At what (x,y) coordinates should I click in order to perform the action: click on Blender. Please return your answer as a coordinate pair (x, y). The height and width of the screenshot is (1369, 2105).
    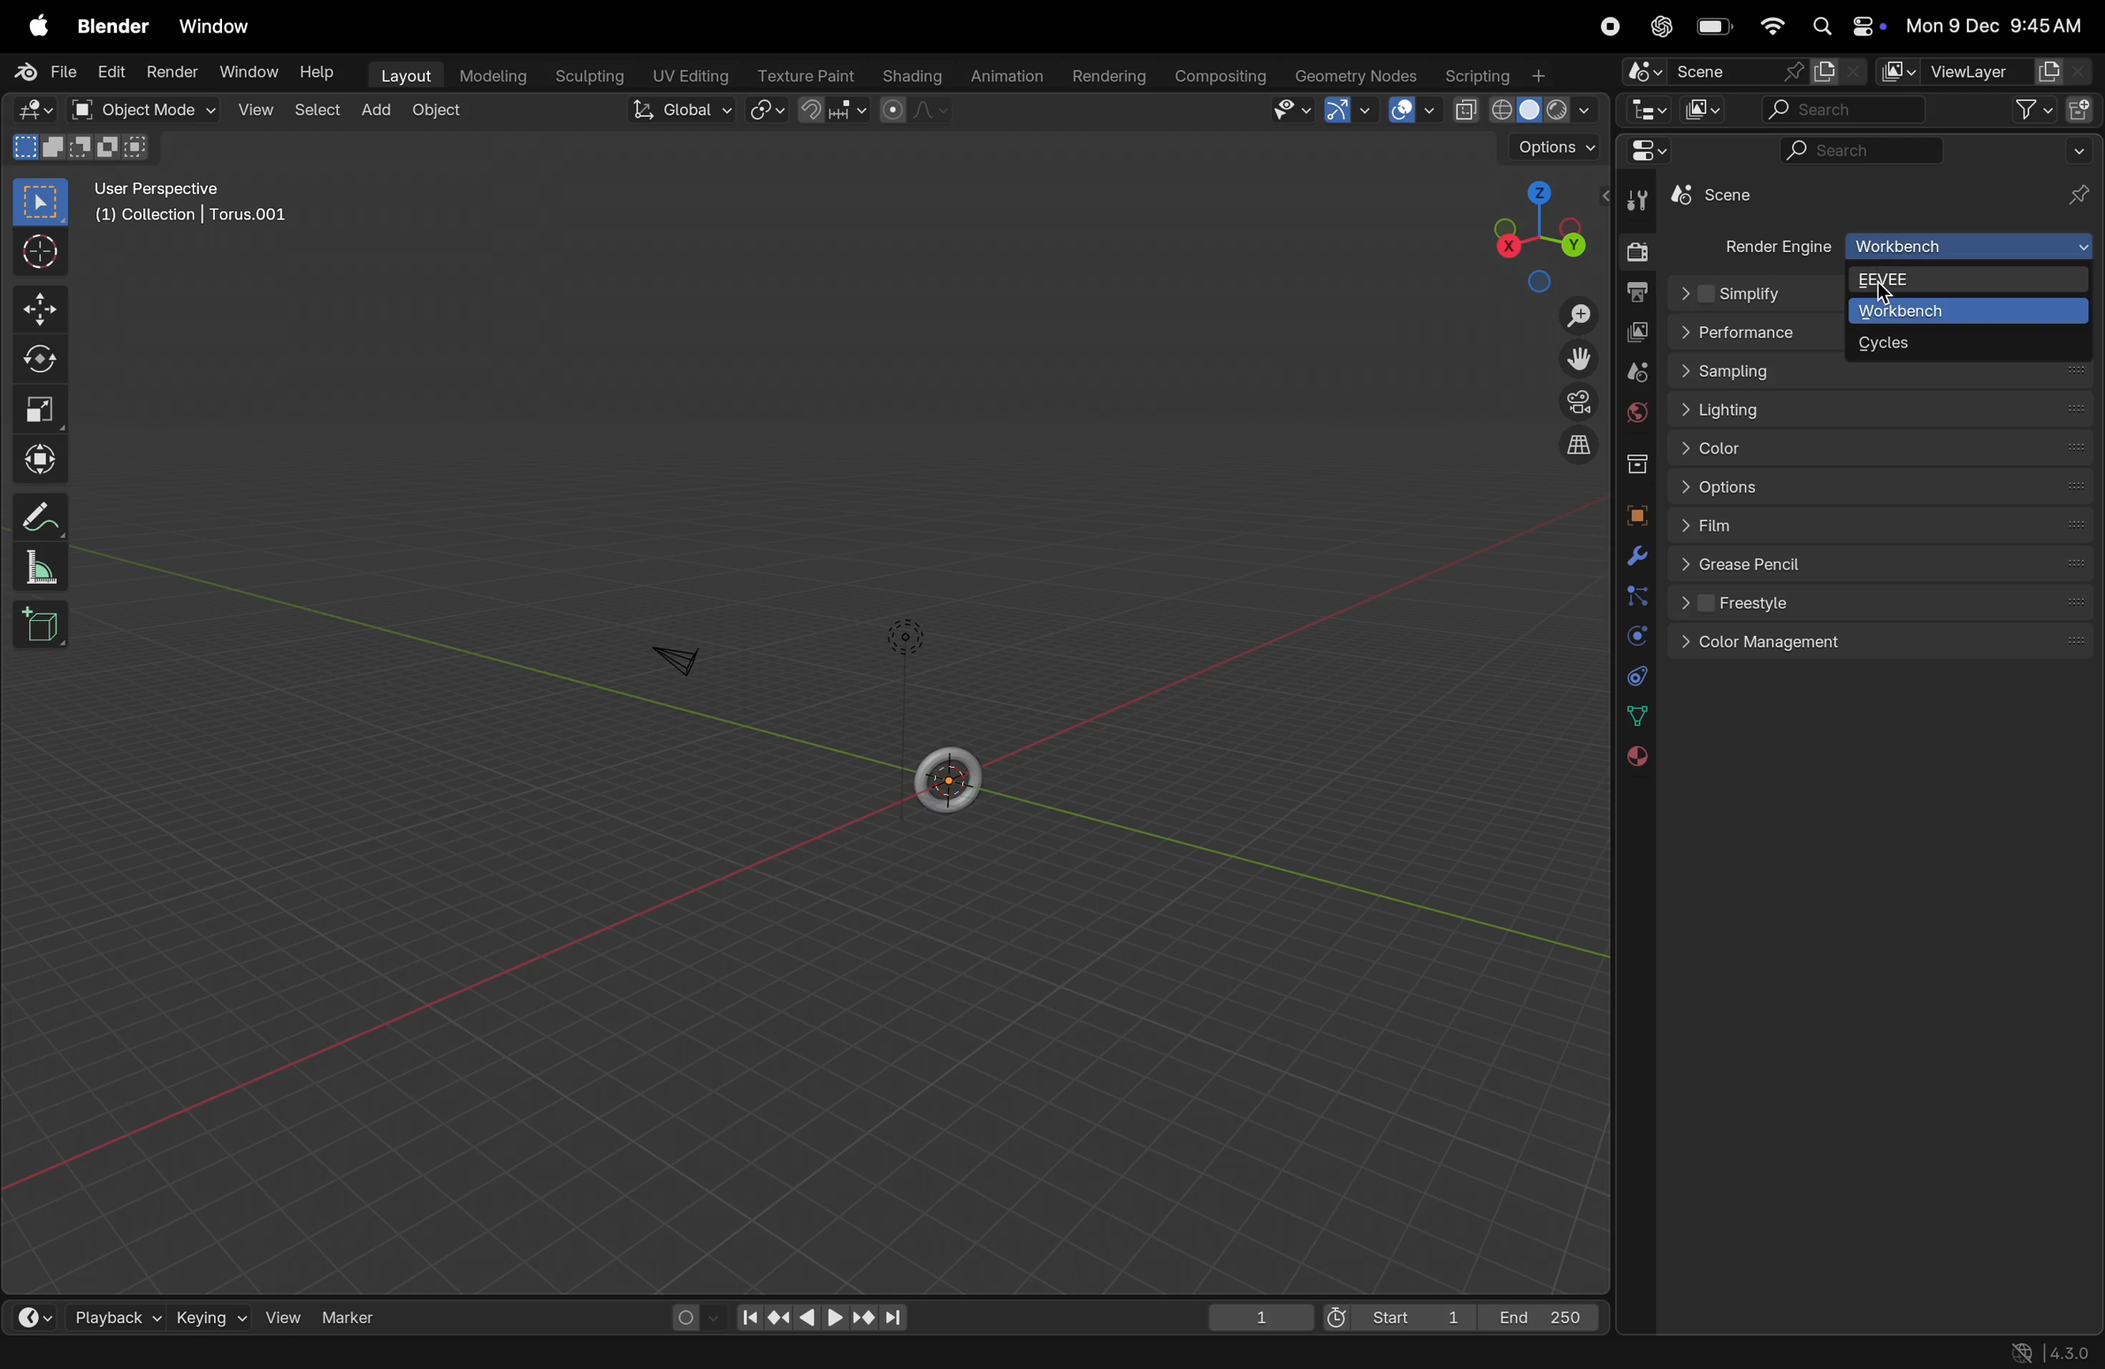
    Looking at the image, I should click on (112, 26).